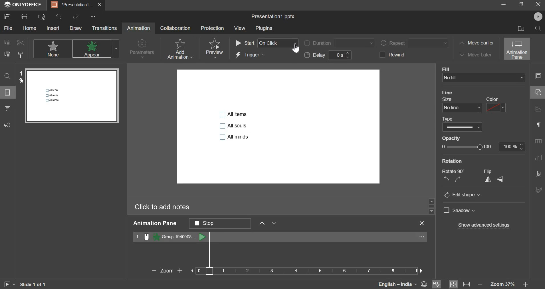  What do you see at coordinates (142, 49) in the screenshot?
I see `parameters` at bounding box center [142, 49].